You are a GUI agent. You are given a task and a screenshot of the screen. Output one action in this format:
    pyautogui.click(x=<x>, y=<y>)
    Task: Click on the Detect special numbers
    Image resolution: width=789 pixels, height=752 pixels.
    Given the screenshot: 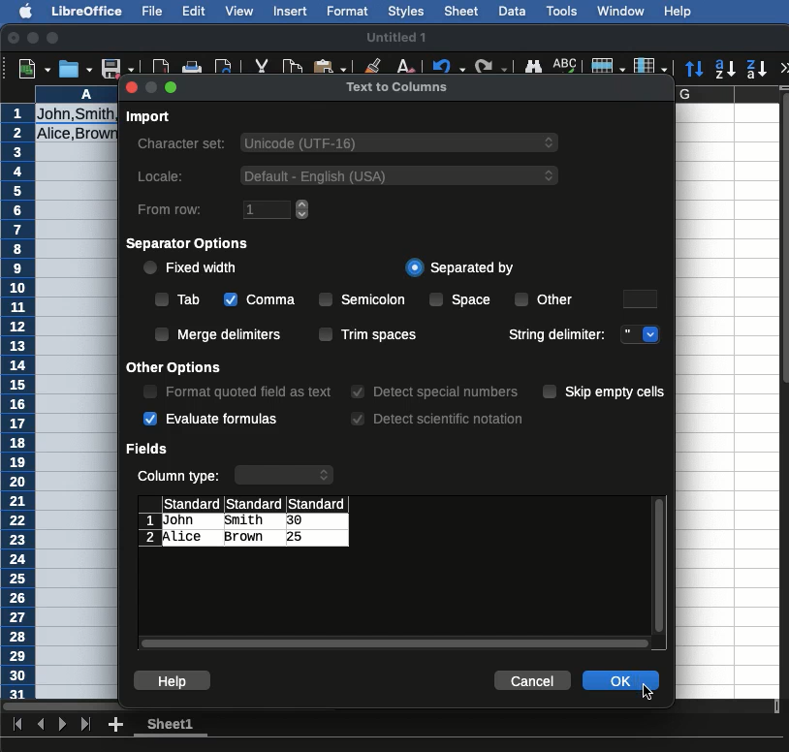 What is the action you would take?
    pyautogui.click(x=434, y=392)
    